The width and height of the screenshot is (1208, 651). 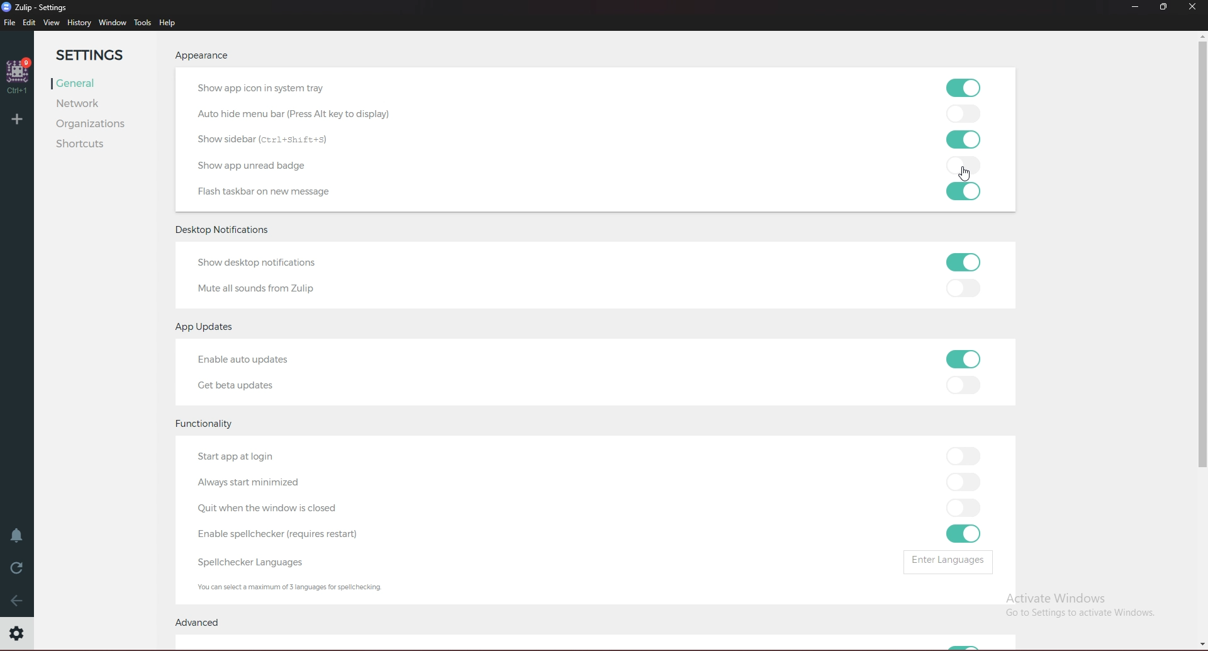 I want to click on close, so click(x=1192, y=8).